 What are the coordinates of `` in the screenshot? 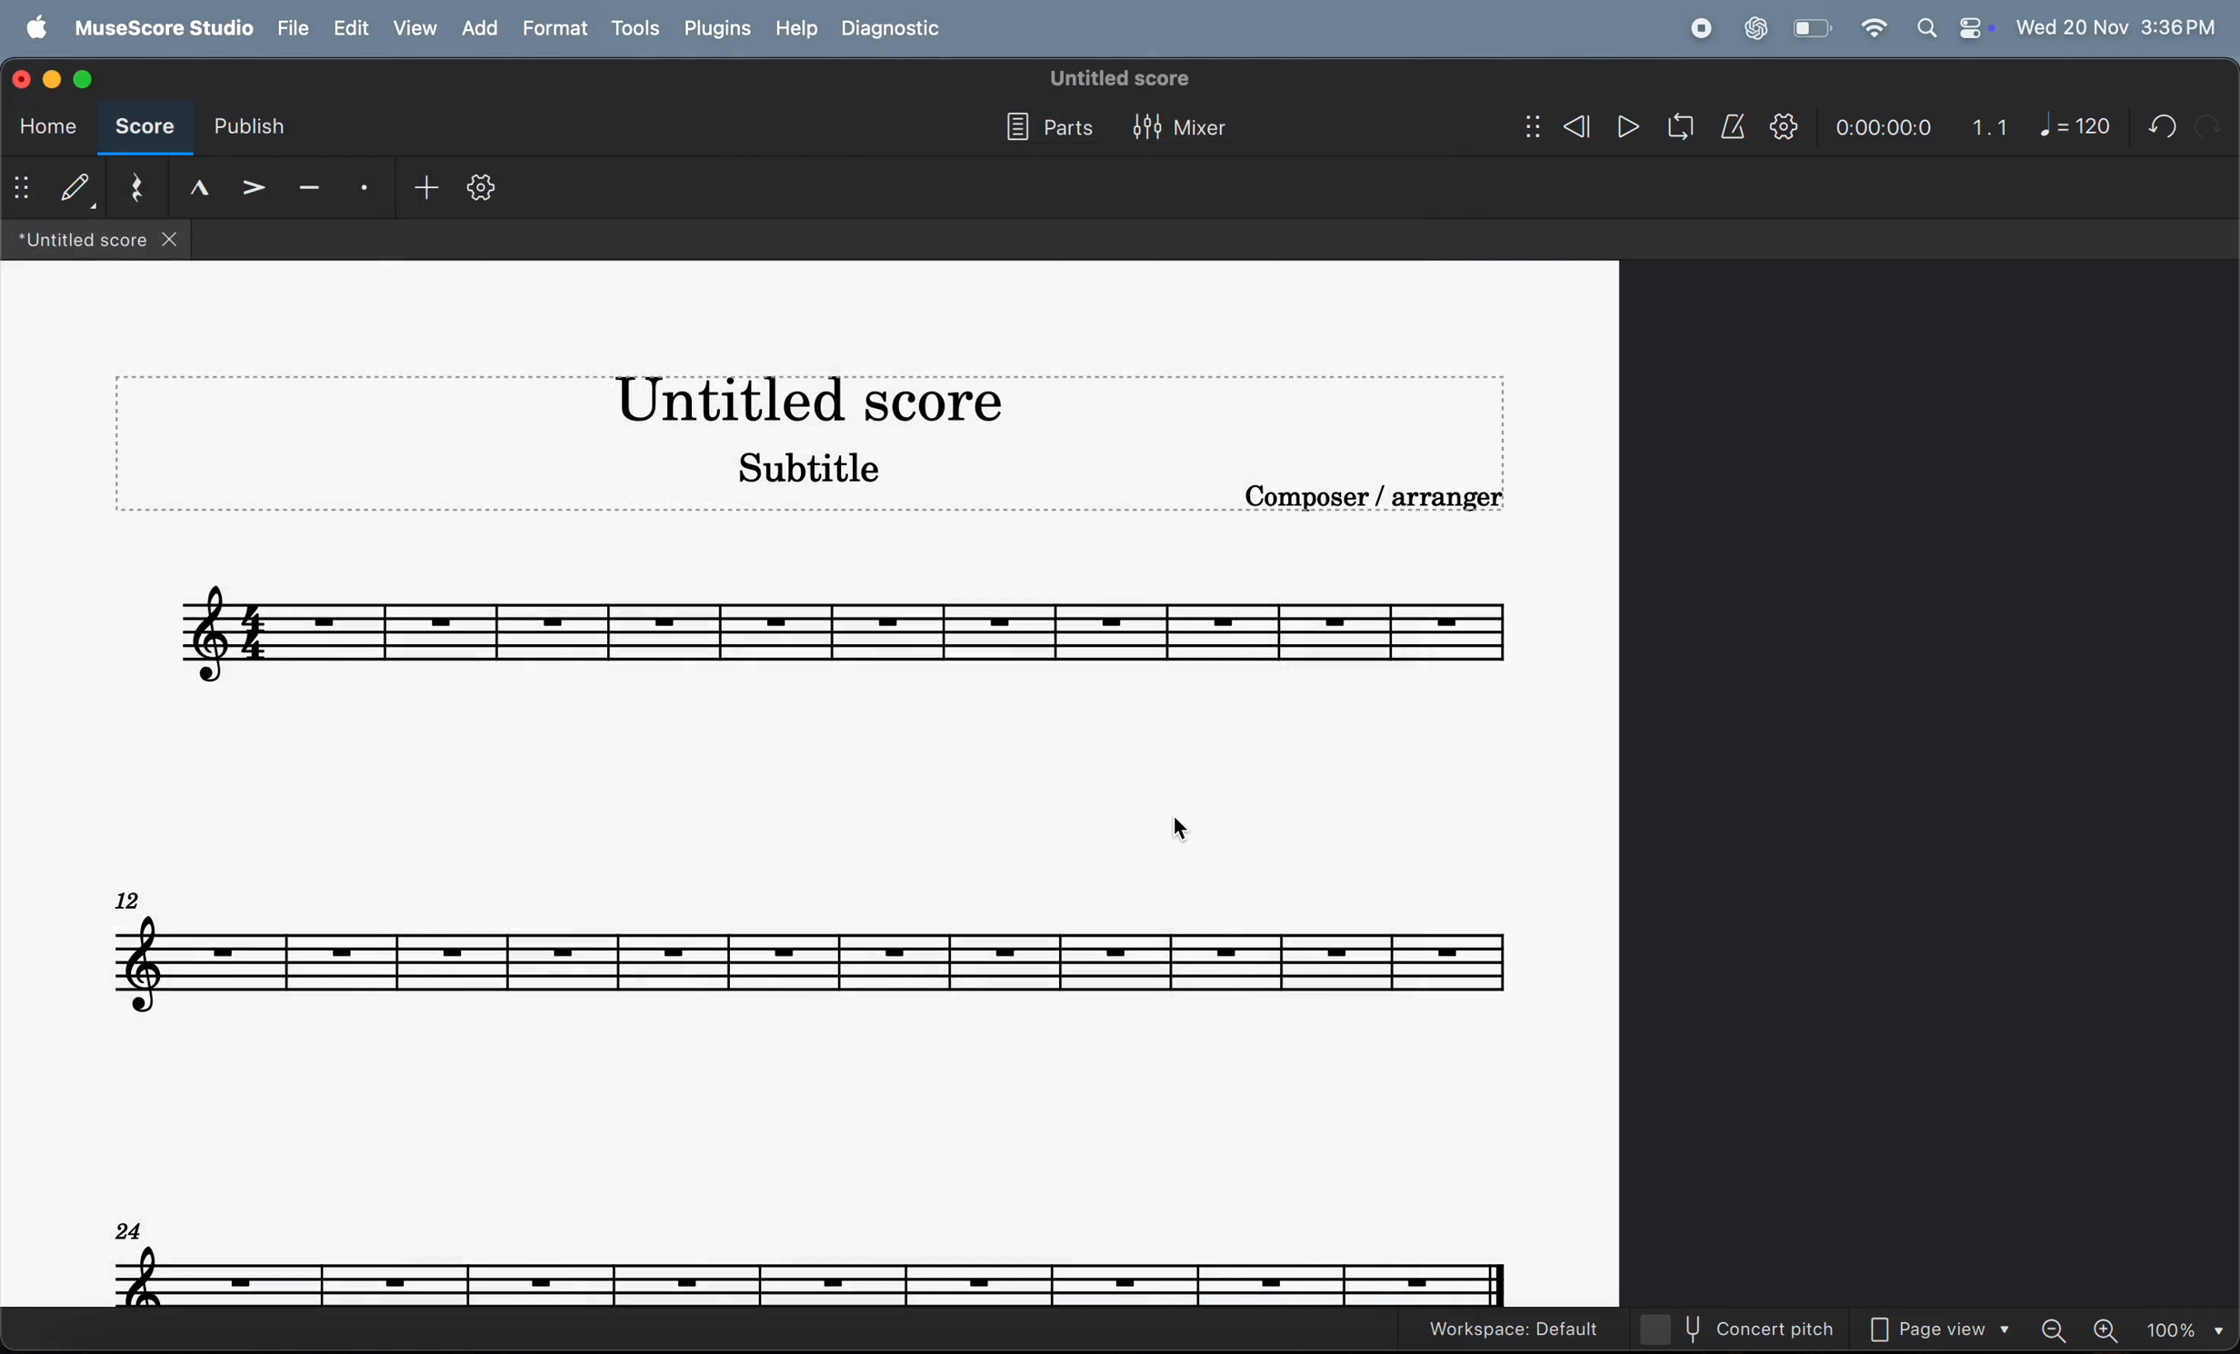 It's located at (1620, 127).